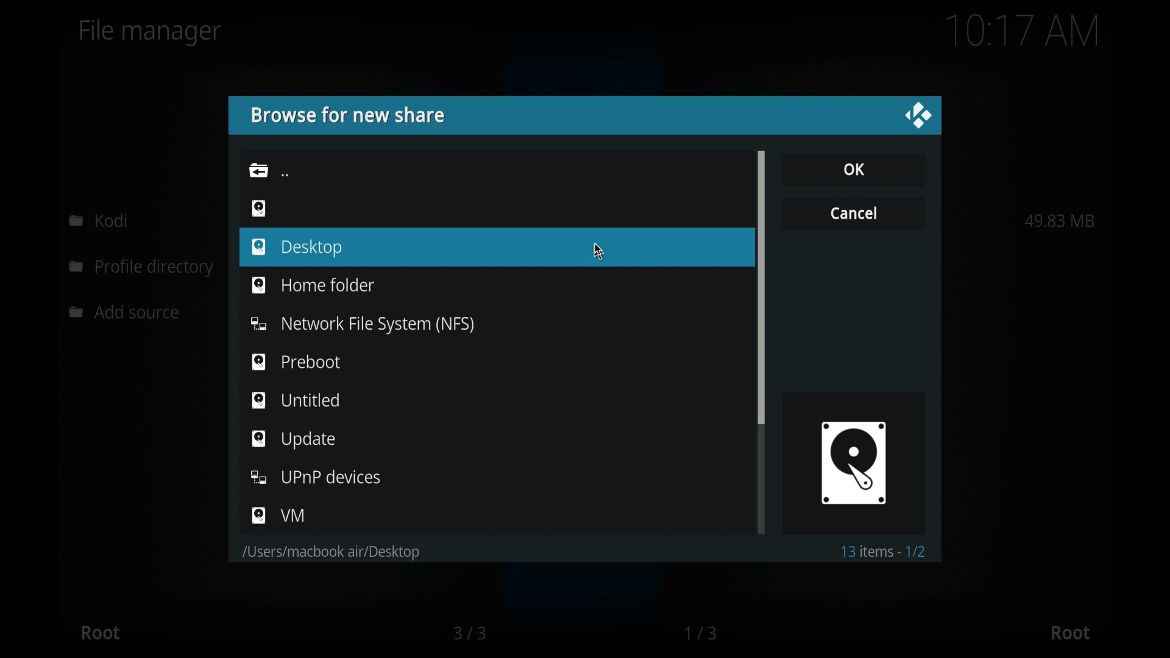 The height and width of the screenshot is (658, 1170). I want to click on 49.83 MB, so click(1060, 221).